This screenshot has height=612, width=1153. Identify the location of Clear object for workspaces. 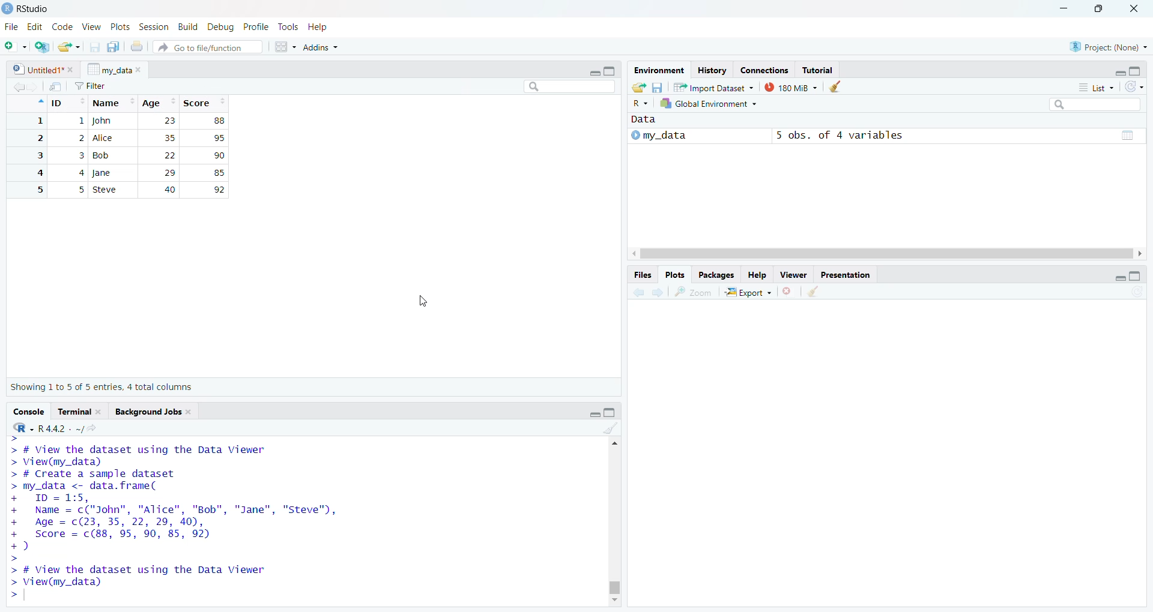
(818, 292).